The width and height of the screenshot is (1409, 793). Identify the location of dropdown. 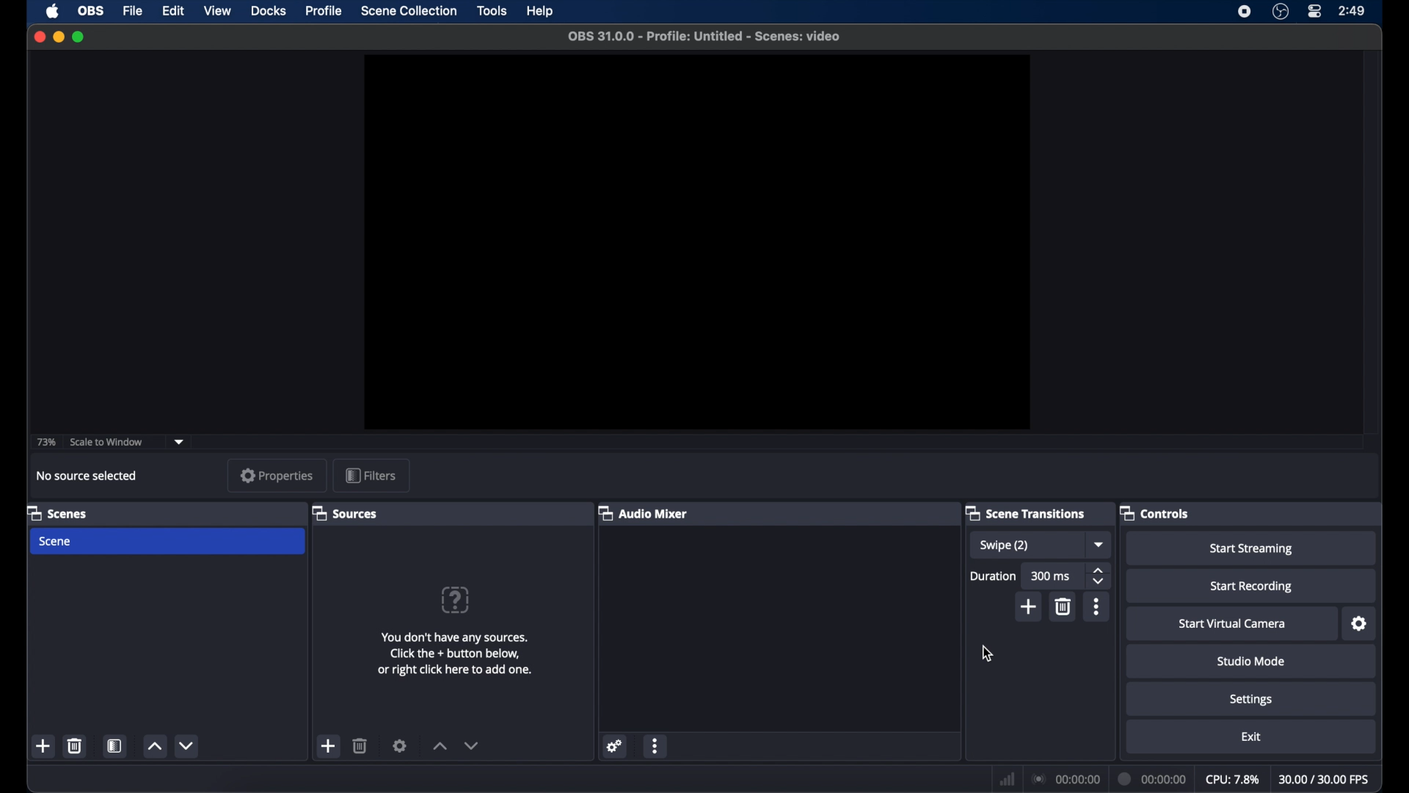
(1098, 544).